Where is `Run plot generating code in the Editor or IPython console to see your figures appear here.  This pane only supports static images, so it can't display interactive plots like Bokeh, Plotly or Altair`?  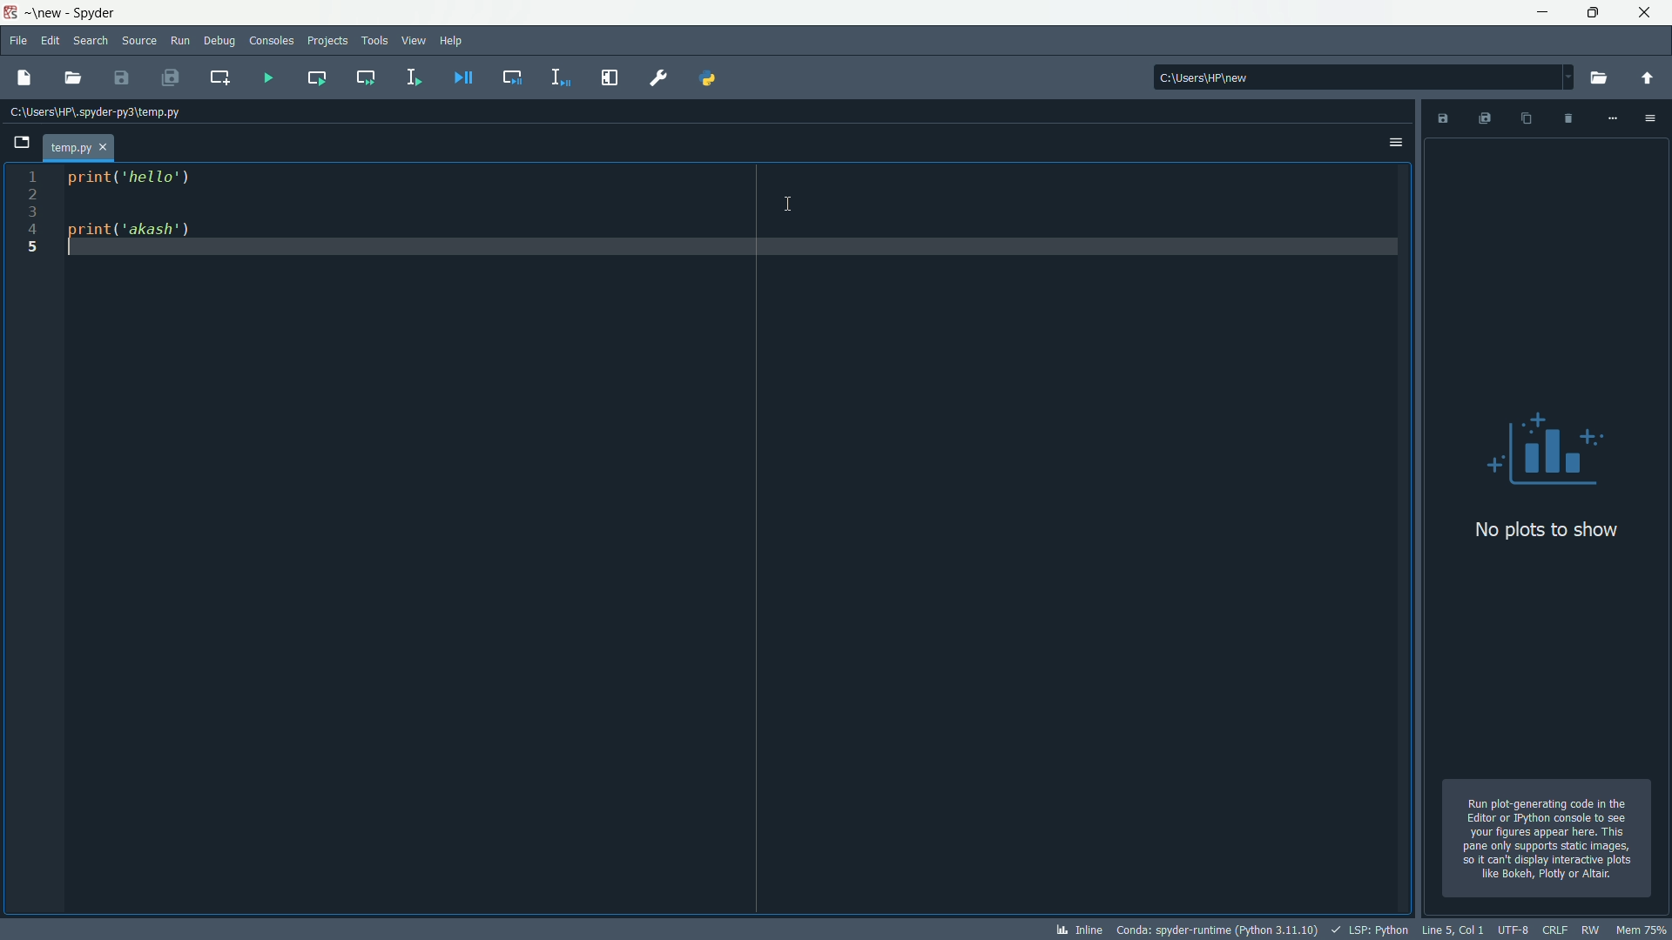
Run plot generating code in the Editor or IPython console to see your figures appear here.  This pane only supports static images, so it can't display interactive plots like Bokeh, Plotly or Altair is located at coordinates (1551, 839).